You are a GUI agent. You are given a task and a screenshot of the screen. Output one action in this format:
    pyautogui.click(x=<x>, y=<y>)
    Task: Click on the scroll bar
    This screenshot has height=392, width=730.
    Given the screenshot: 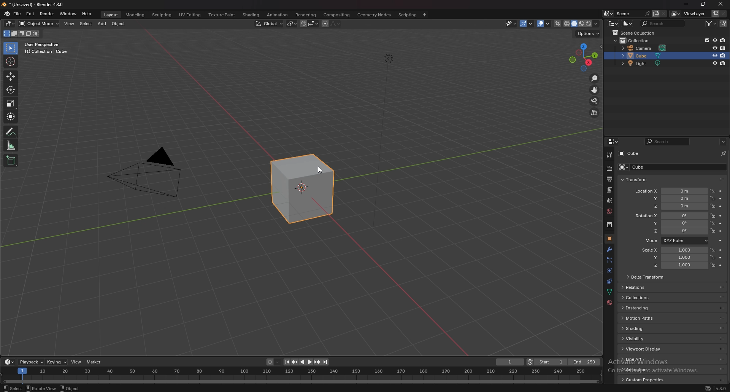 What is the action you would take?
    pyautogui.click(x=728, y=270)
    